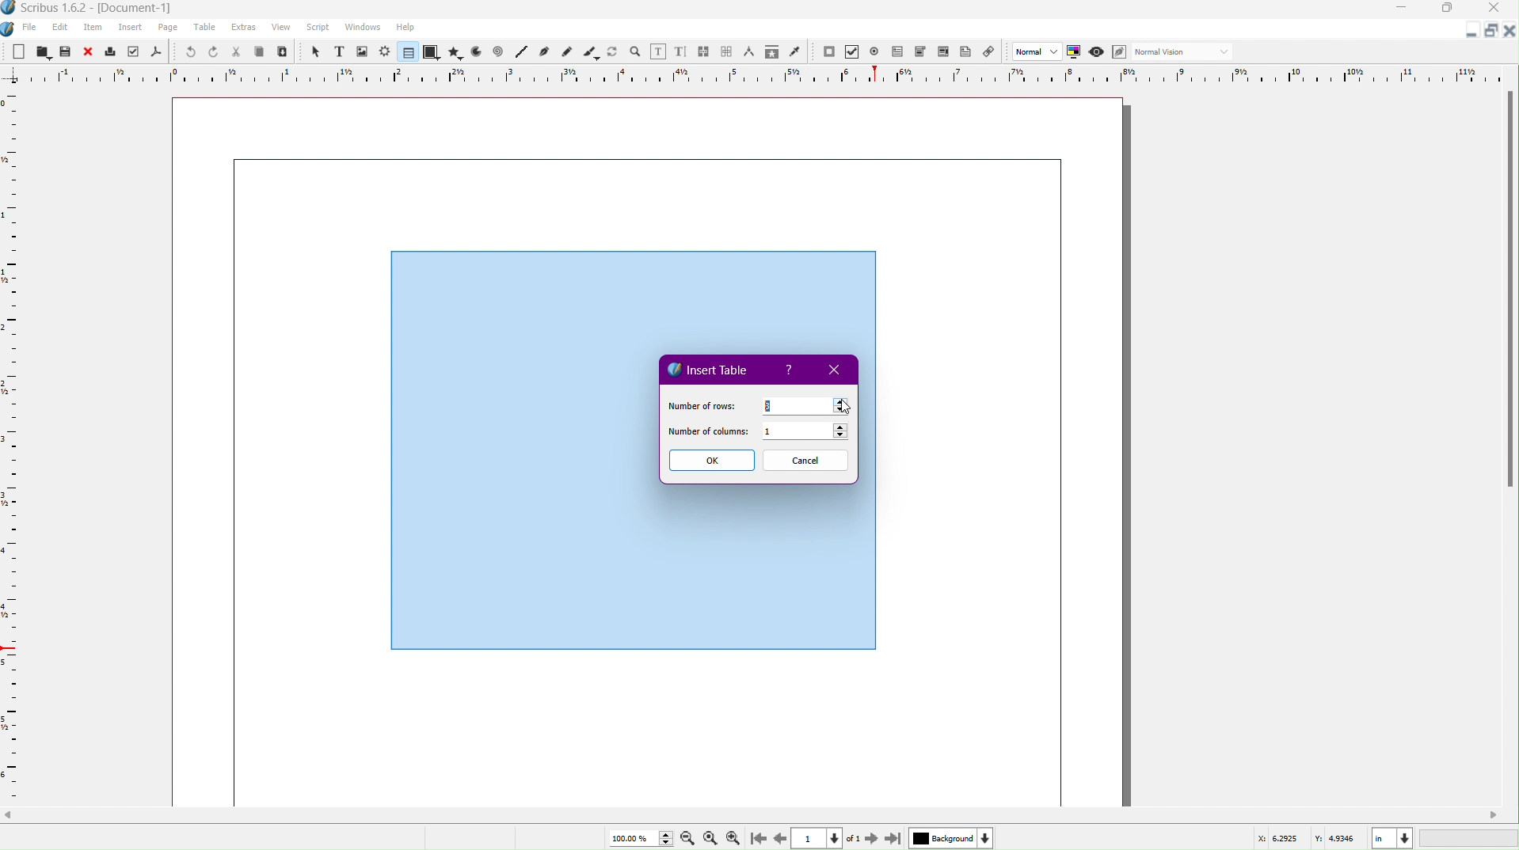 The image size is (1519, 850). I want to click on Extras, so click(245, 28).